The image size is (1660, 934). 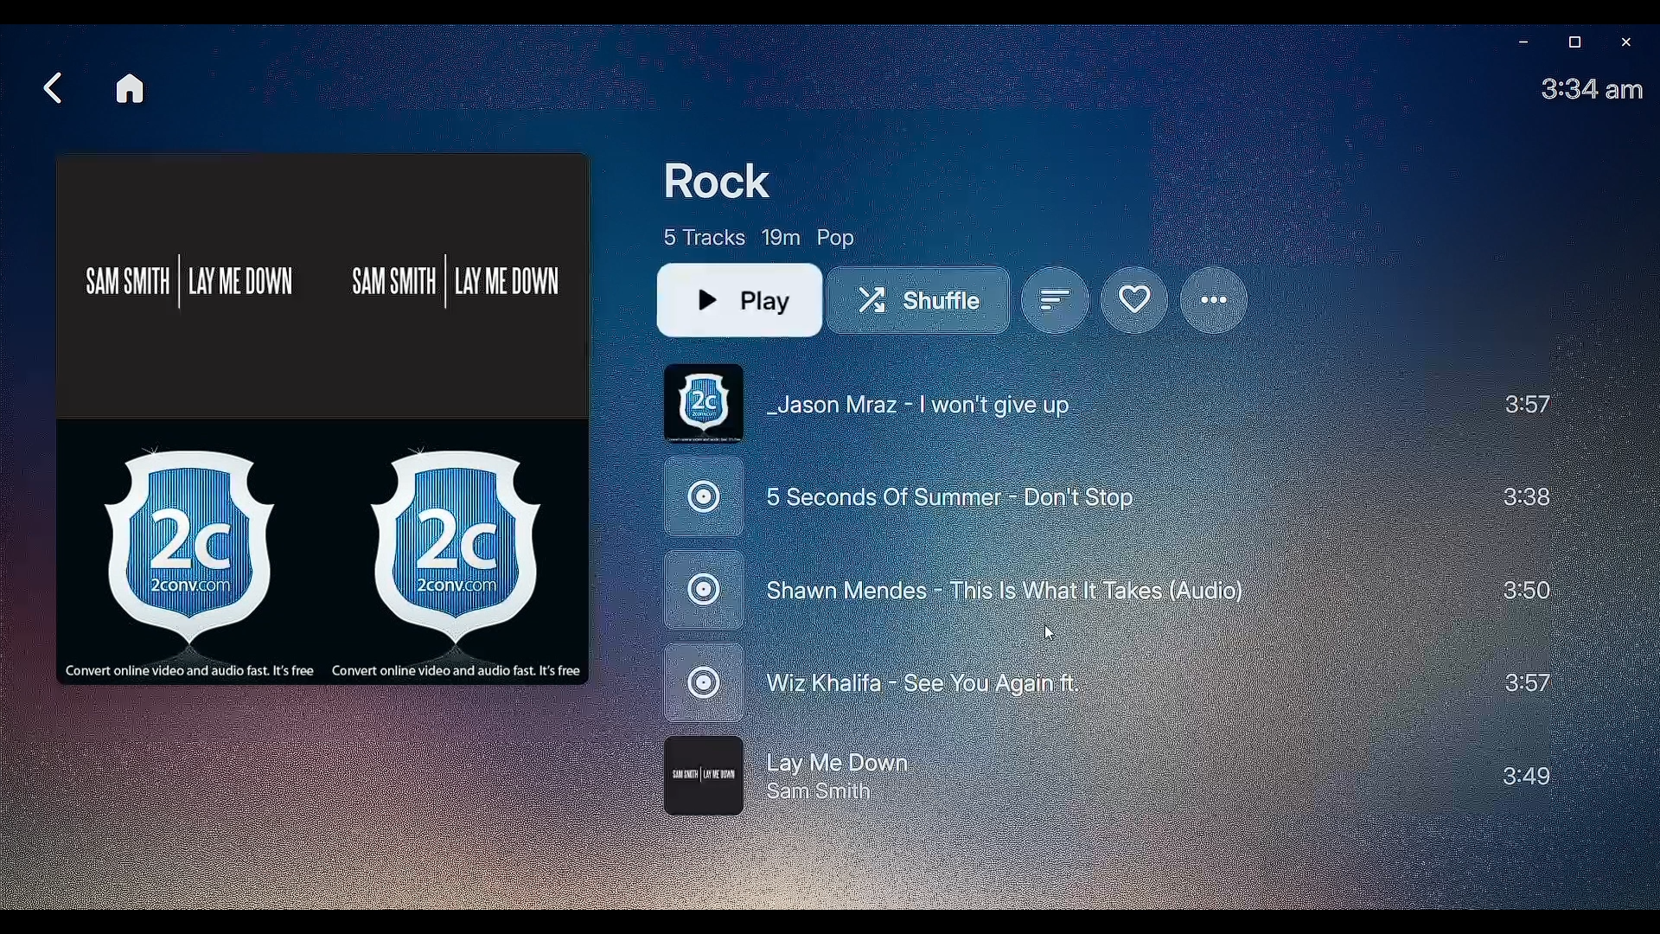 What do you see at coordinates (131, 88) in the screenshot?
I see `Home` at bounding box center [131, 88].